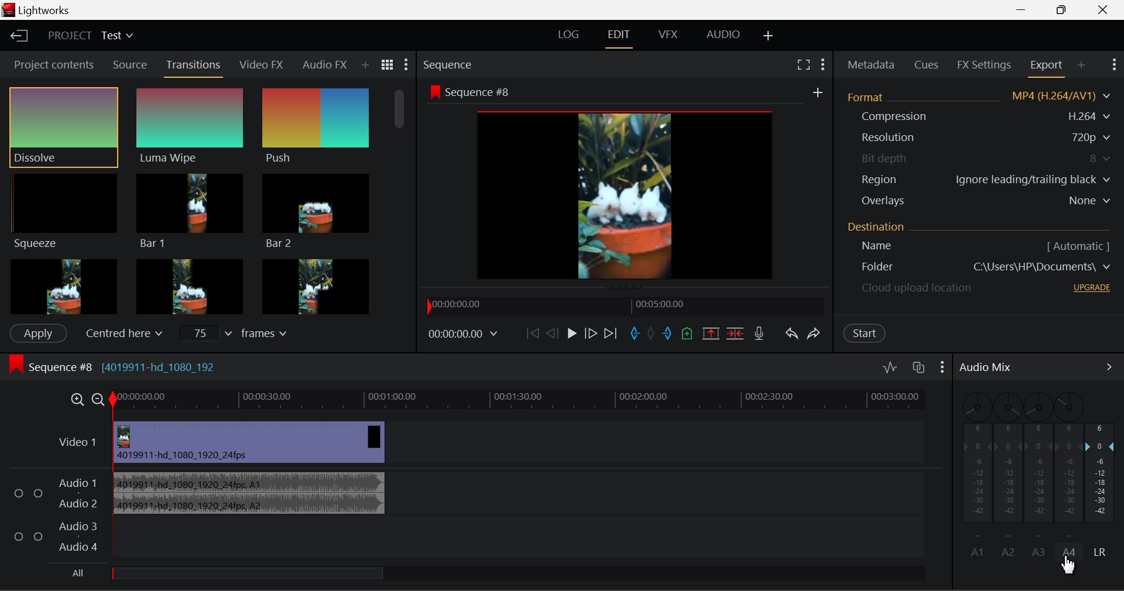 This screenshot has height=591, width=1124. What do you see at coordinates (62, 210) in the screenshot?
I see `Squeeze` at bounding box center [62, 210].